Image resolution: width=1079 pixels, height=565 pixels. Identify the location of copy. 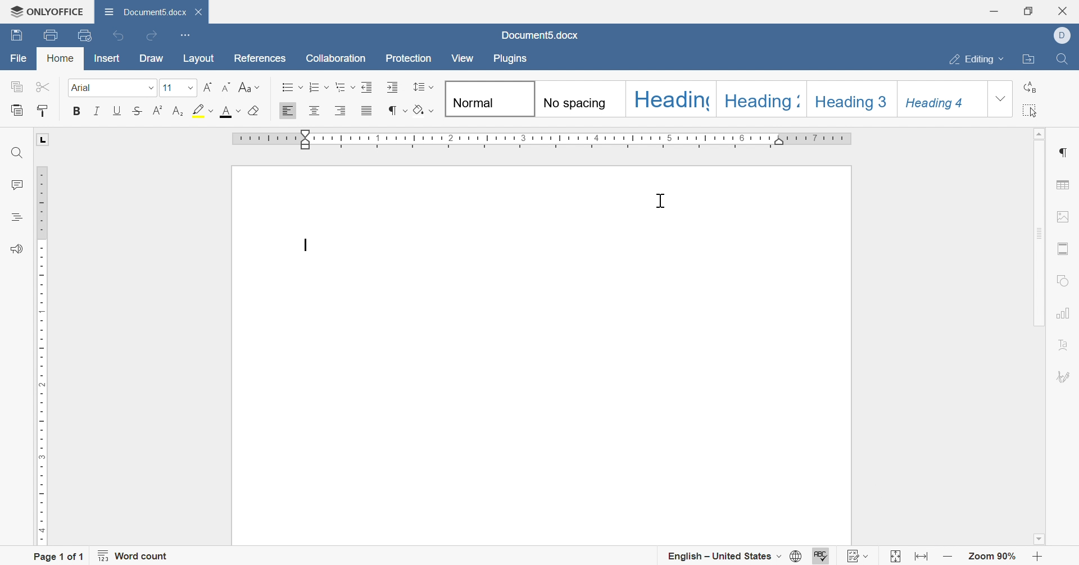
(19, 86).